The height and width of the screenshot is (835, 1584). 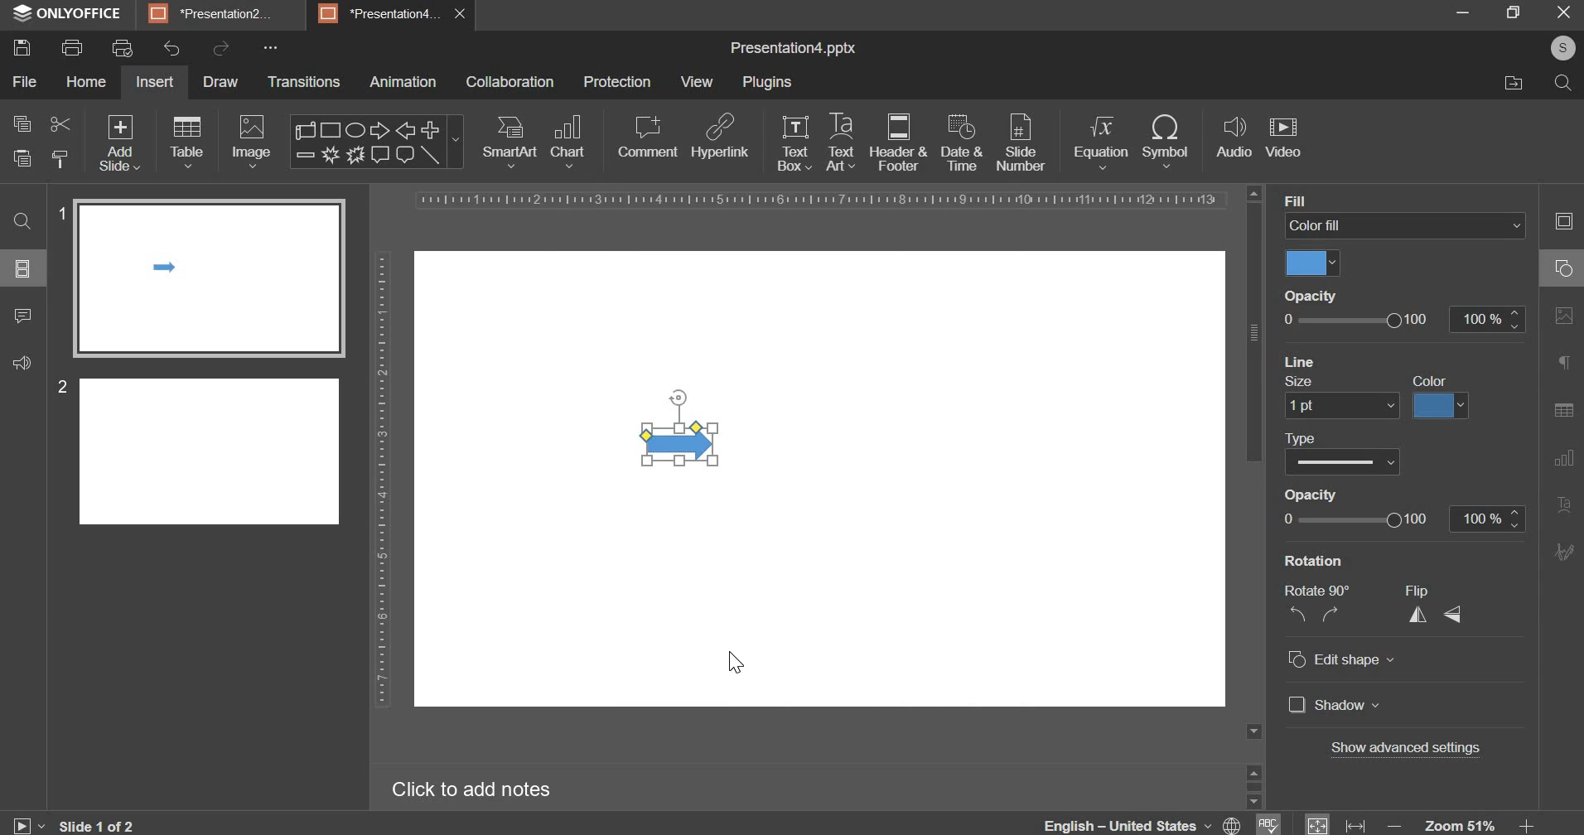 What do you see at coordinates (1436, 610) in the screenshot?
I see `Flip
A <` at bounding box center [1436, 610].